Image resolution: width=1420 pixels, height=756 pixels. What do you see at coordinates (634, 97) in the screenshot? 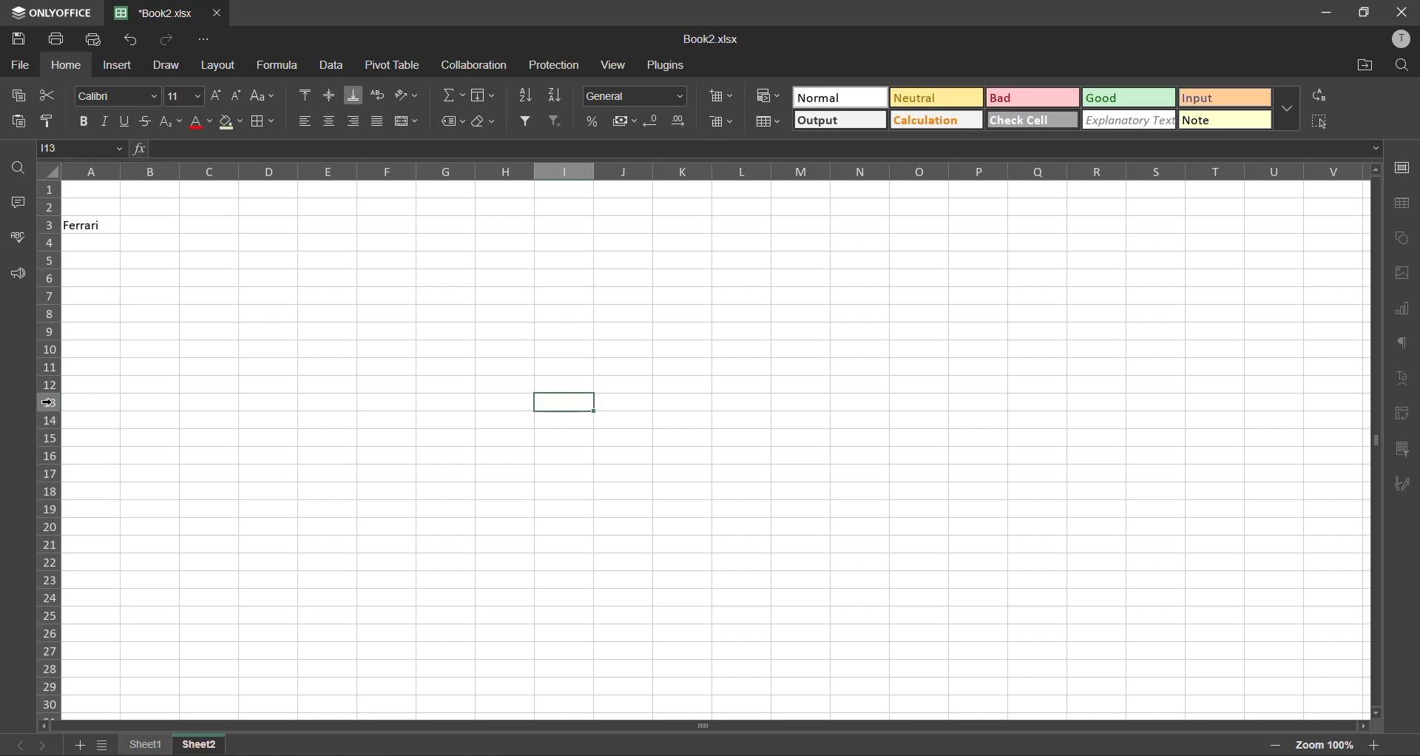
I see `number format` at bounding box center [634, 97].